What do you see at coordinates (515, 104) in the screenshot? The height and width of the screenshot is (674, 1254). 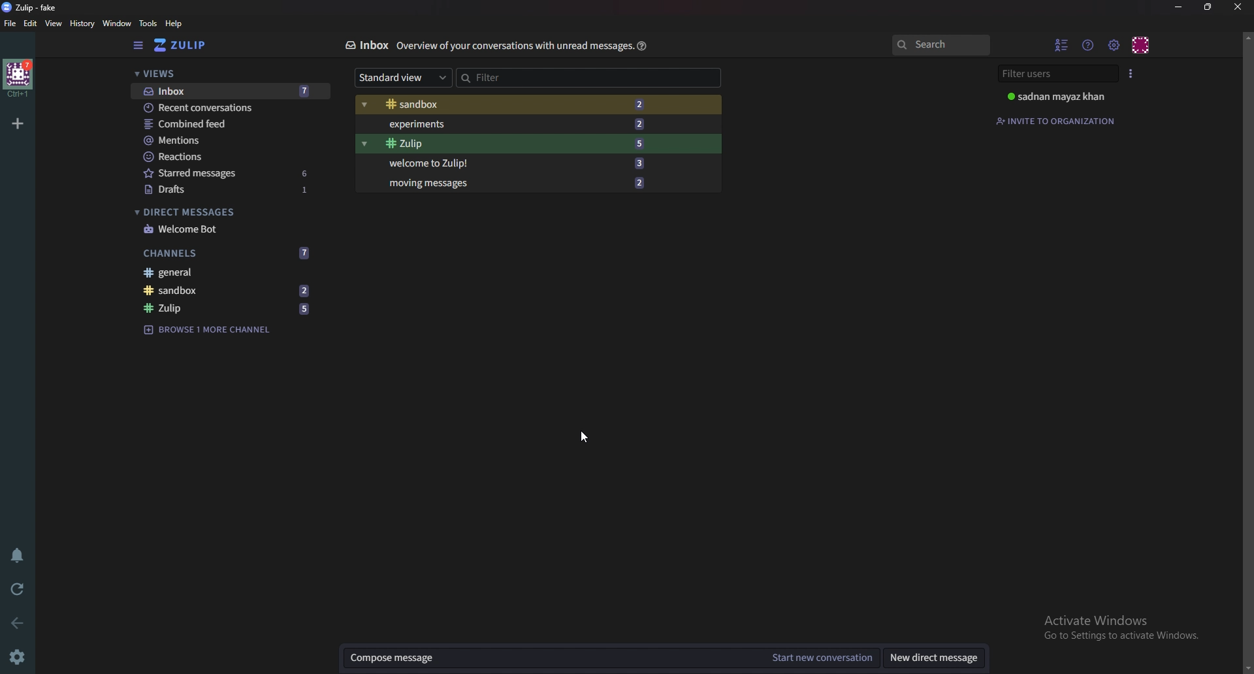 I see `Sandbox` at bounding box center [515, 104].